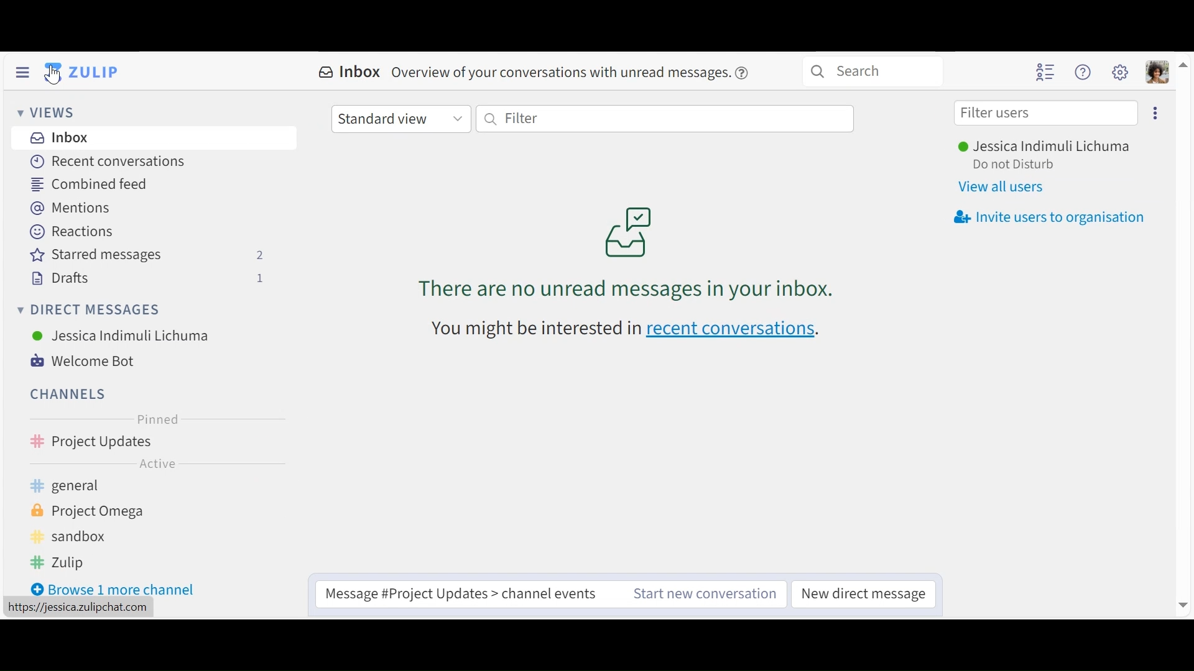  I want to click on Reactions, so click(72, 232).